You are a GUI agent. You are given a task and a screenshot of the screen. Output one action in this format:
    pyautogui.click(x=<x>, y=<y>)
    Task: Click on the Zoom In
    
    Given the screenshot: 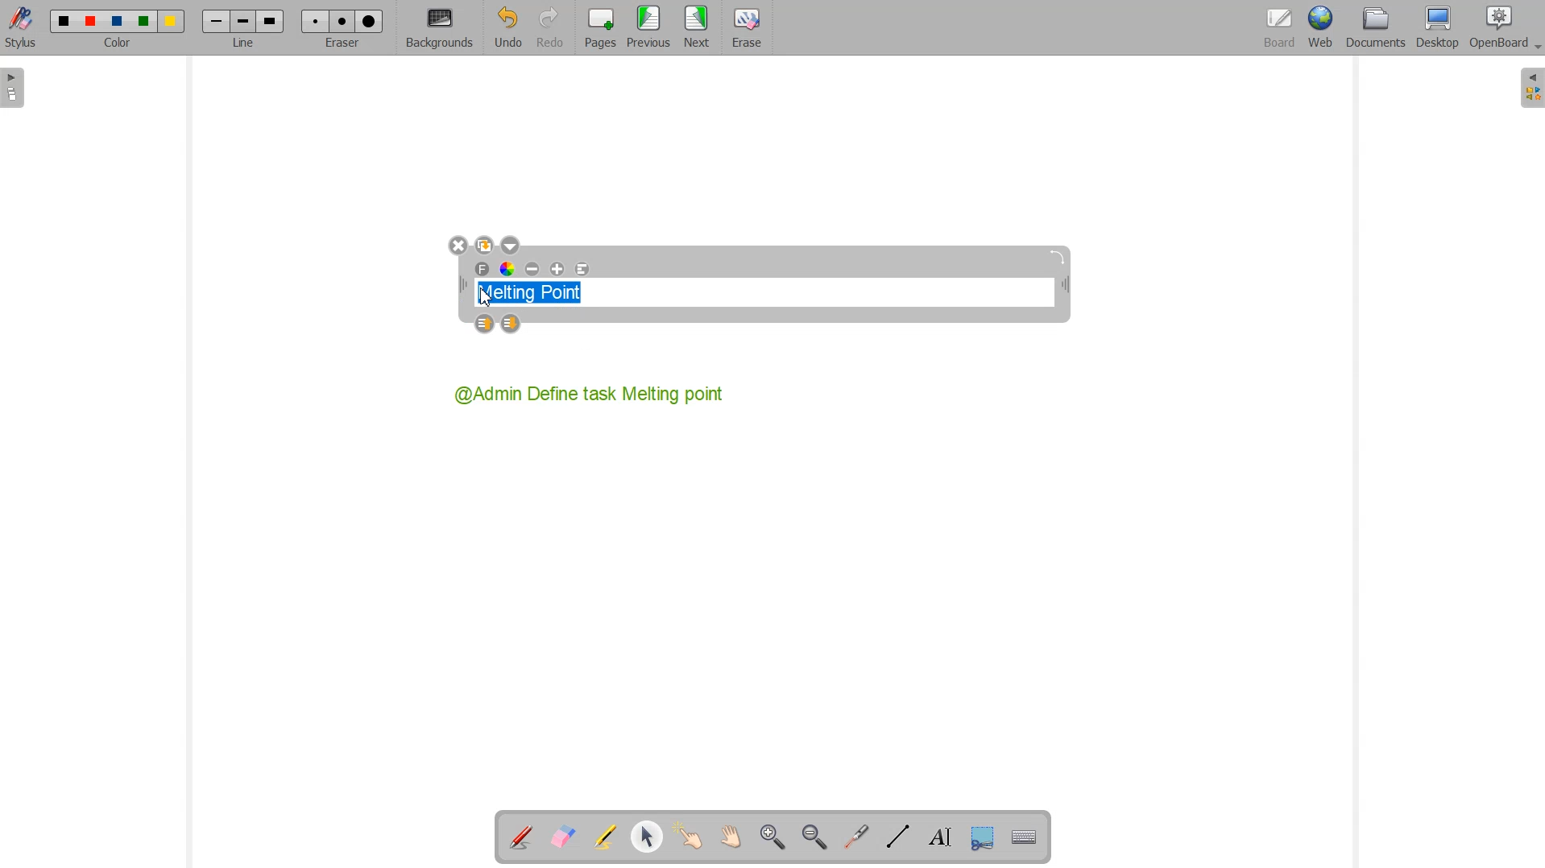 What is the action you would take?
    pyautogui.click(x=774, y=837)
    